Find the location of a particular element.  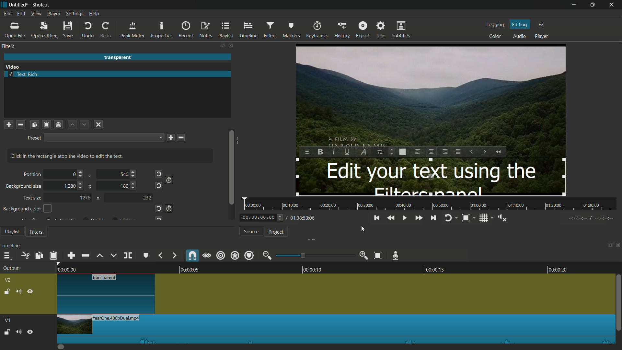

redo is located at coordinates (106, 30).